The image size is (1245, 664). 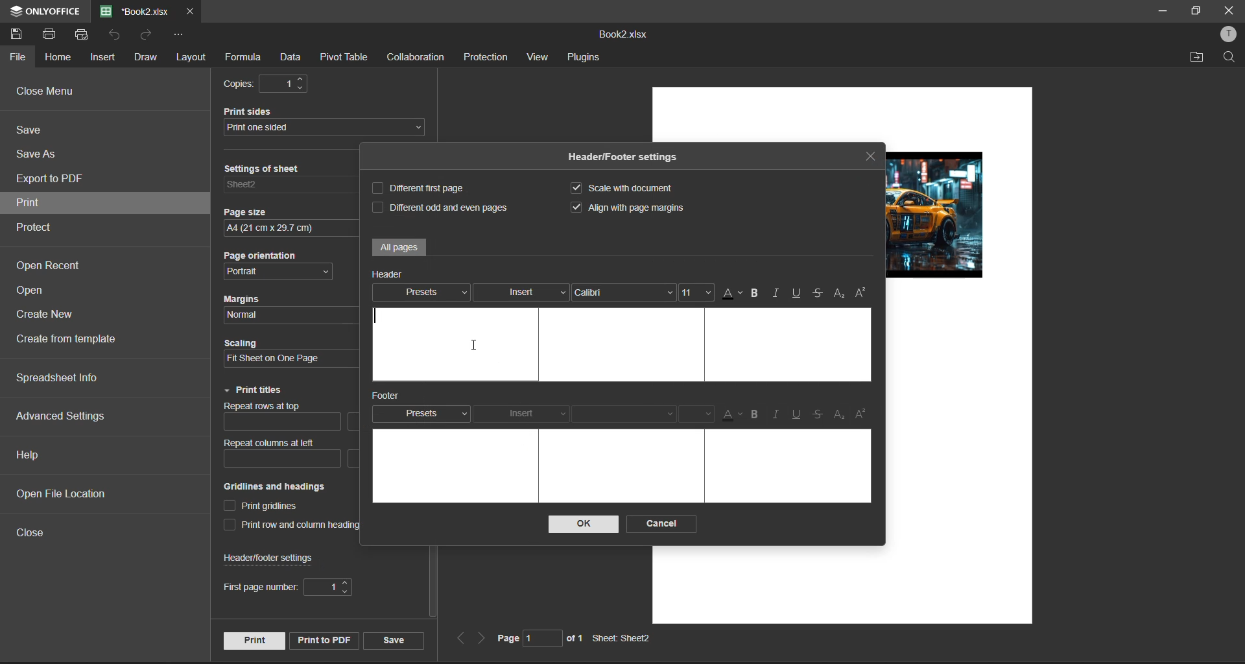 What do you see at coordinates (289, 487) in the screenshot?
I see `gridlines and headings` at bounding box center [289, 487].